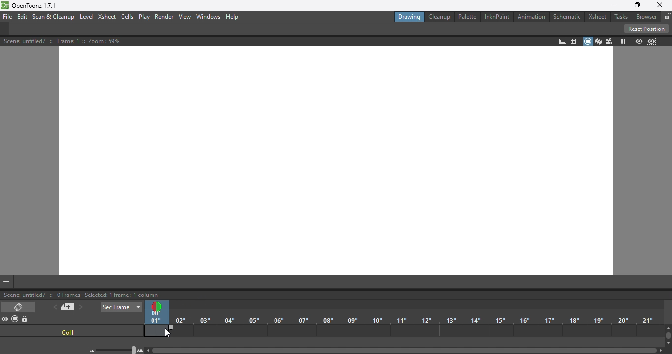  What do you see at coordinates (209, 16) in the screenshot?
I see `Window ` at bounding box center [209, 16].